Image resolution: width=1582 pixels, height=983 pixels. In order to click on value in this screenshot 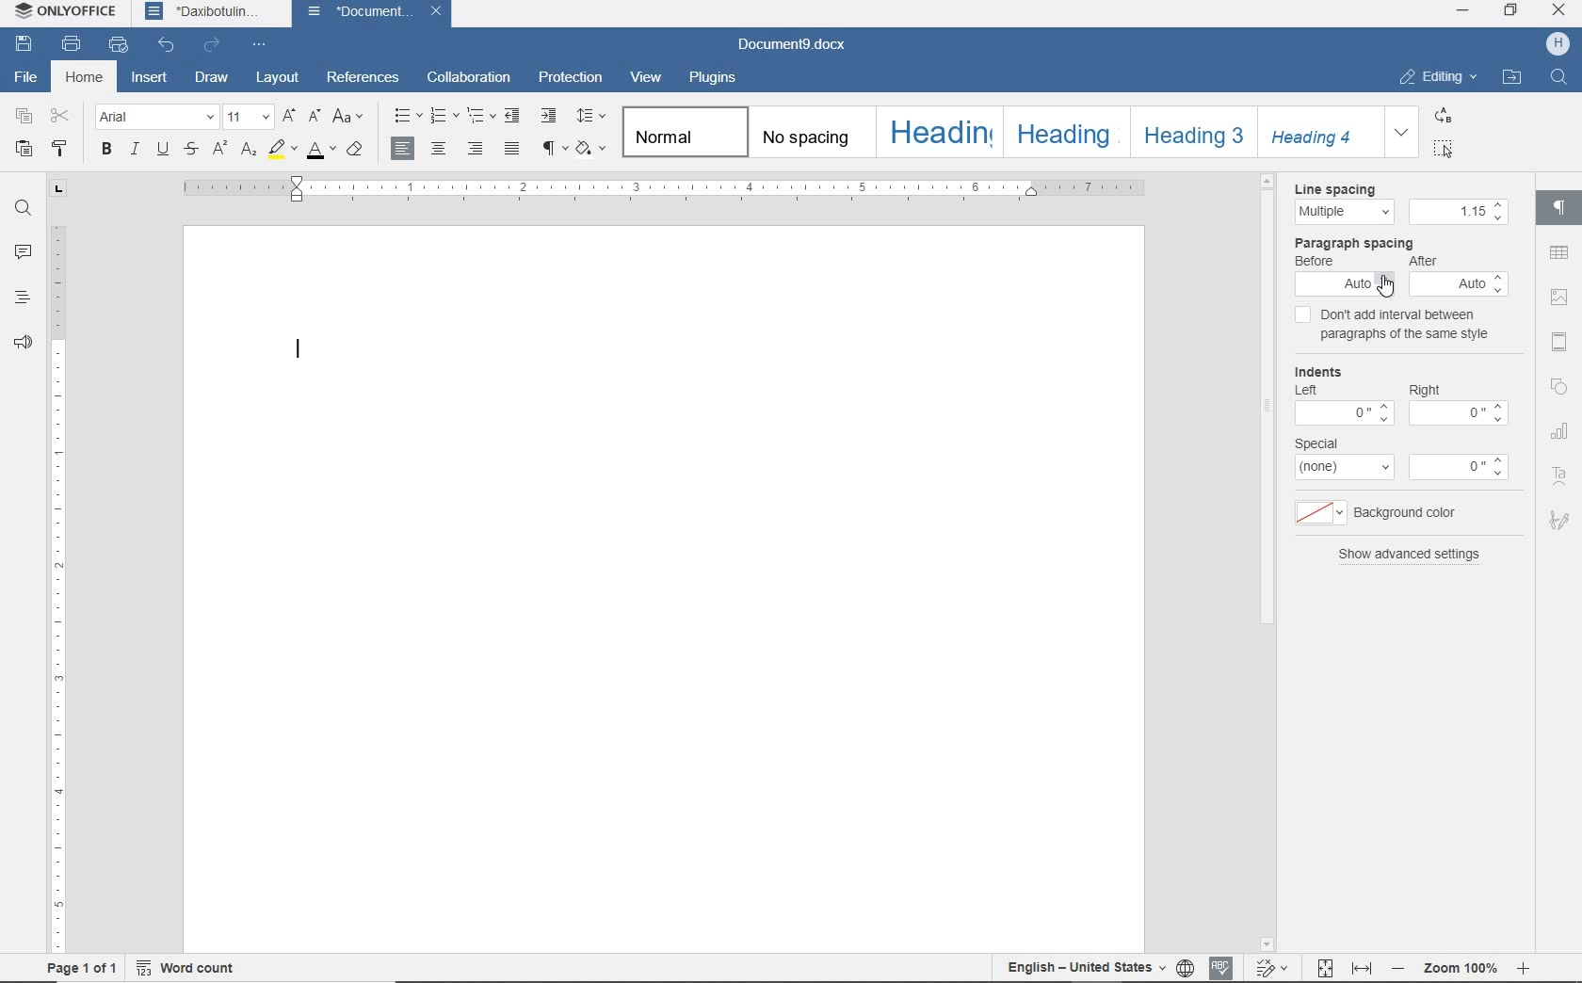, I will do `click(1344, 413)`.